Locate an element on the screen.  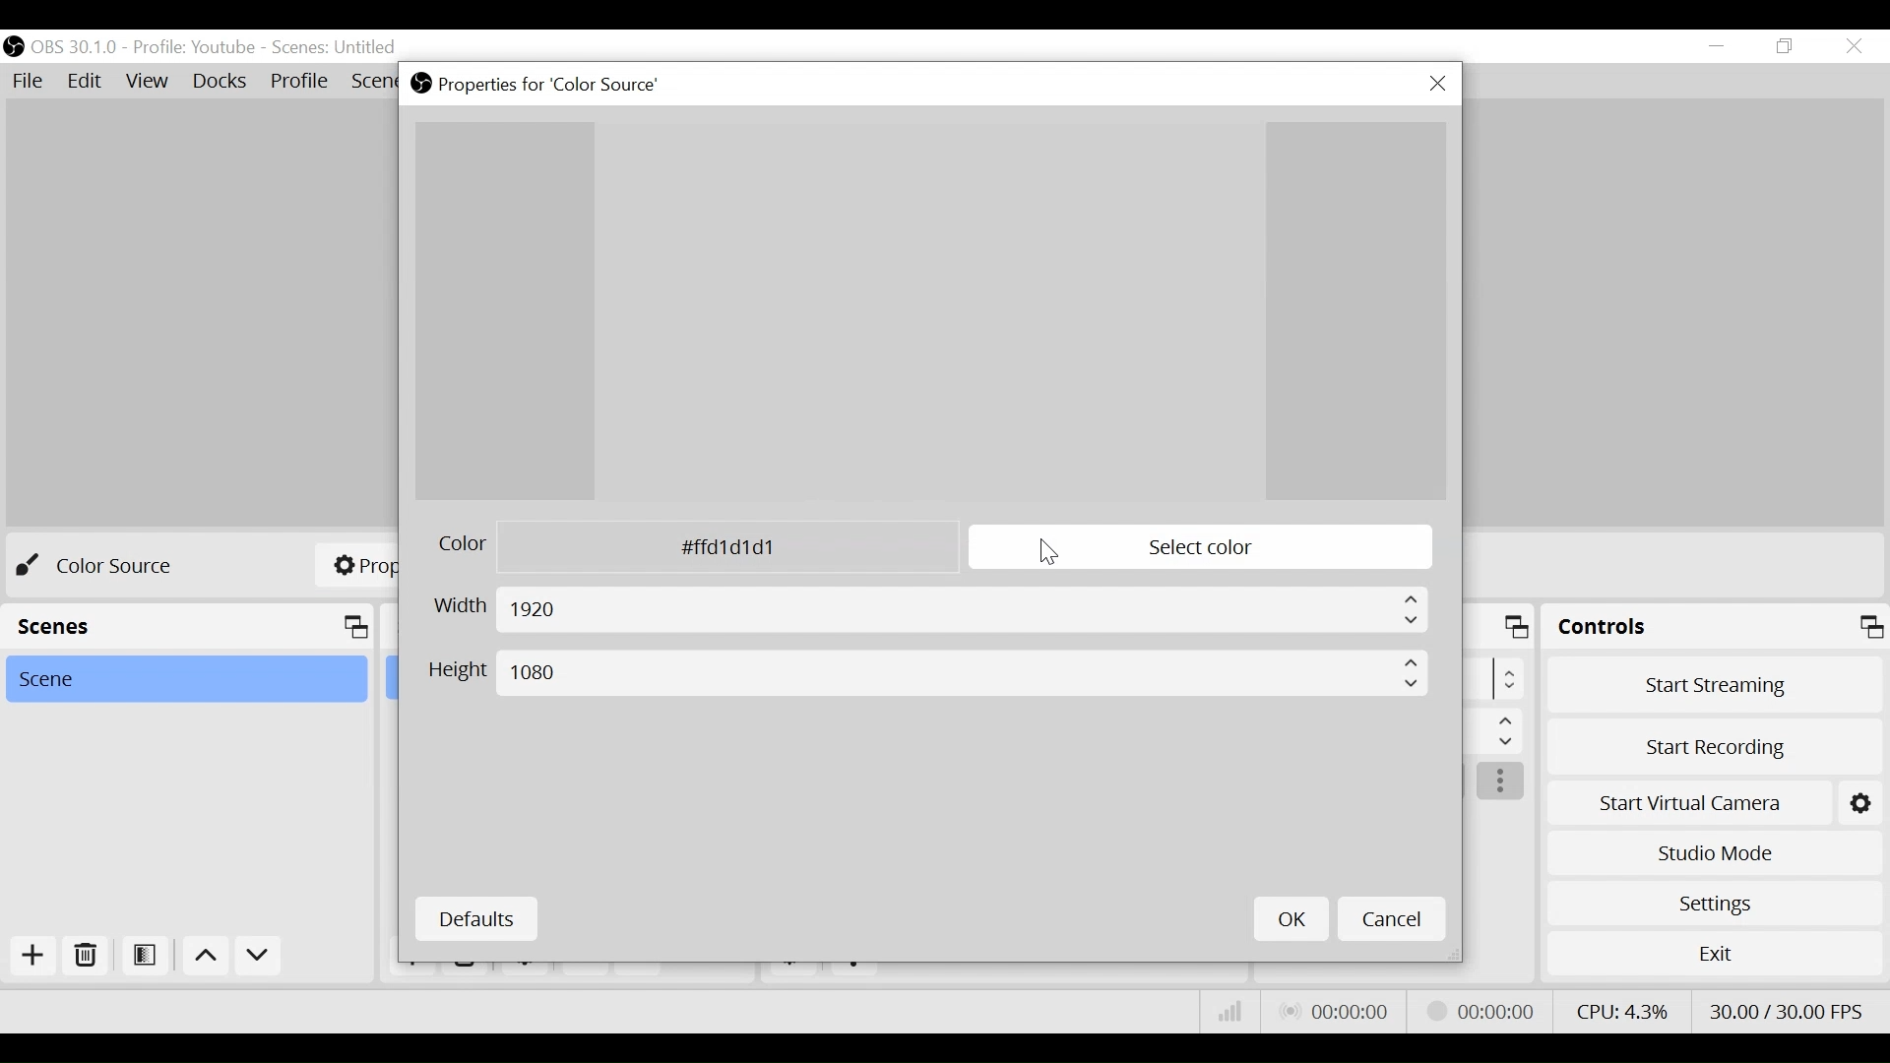
Select Color is located at coordinates (1200, 548).